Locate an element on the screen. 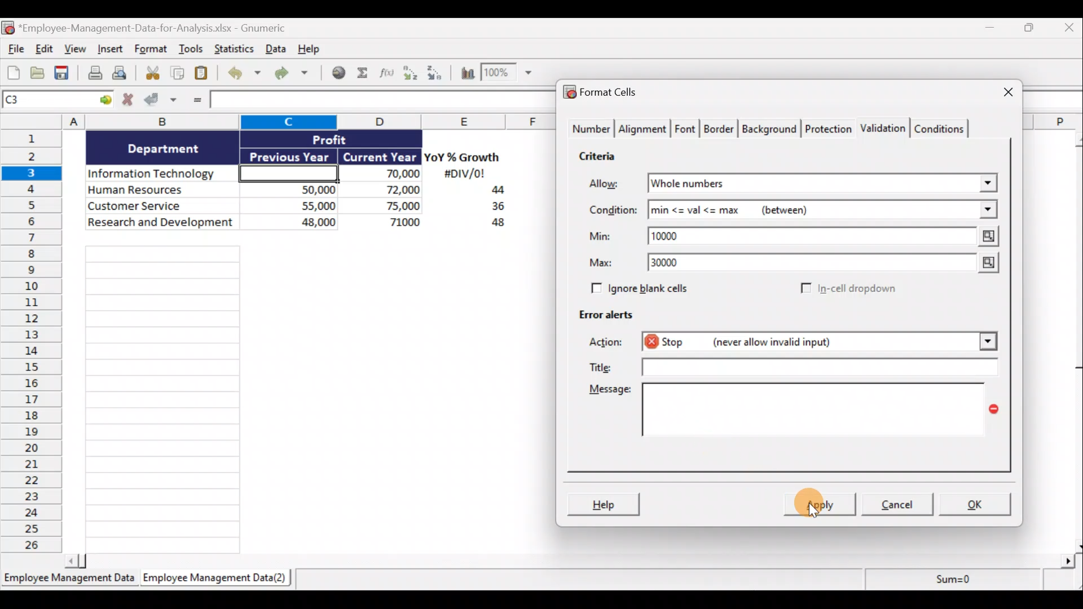 The height and width of the screenshot is (609, 1083). Go to is located at coordinates (105, 100).